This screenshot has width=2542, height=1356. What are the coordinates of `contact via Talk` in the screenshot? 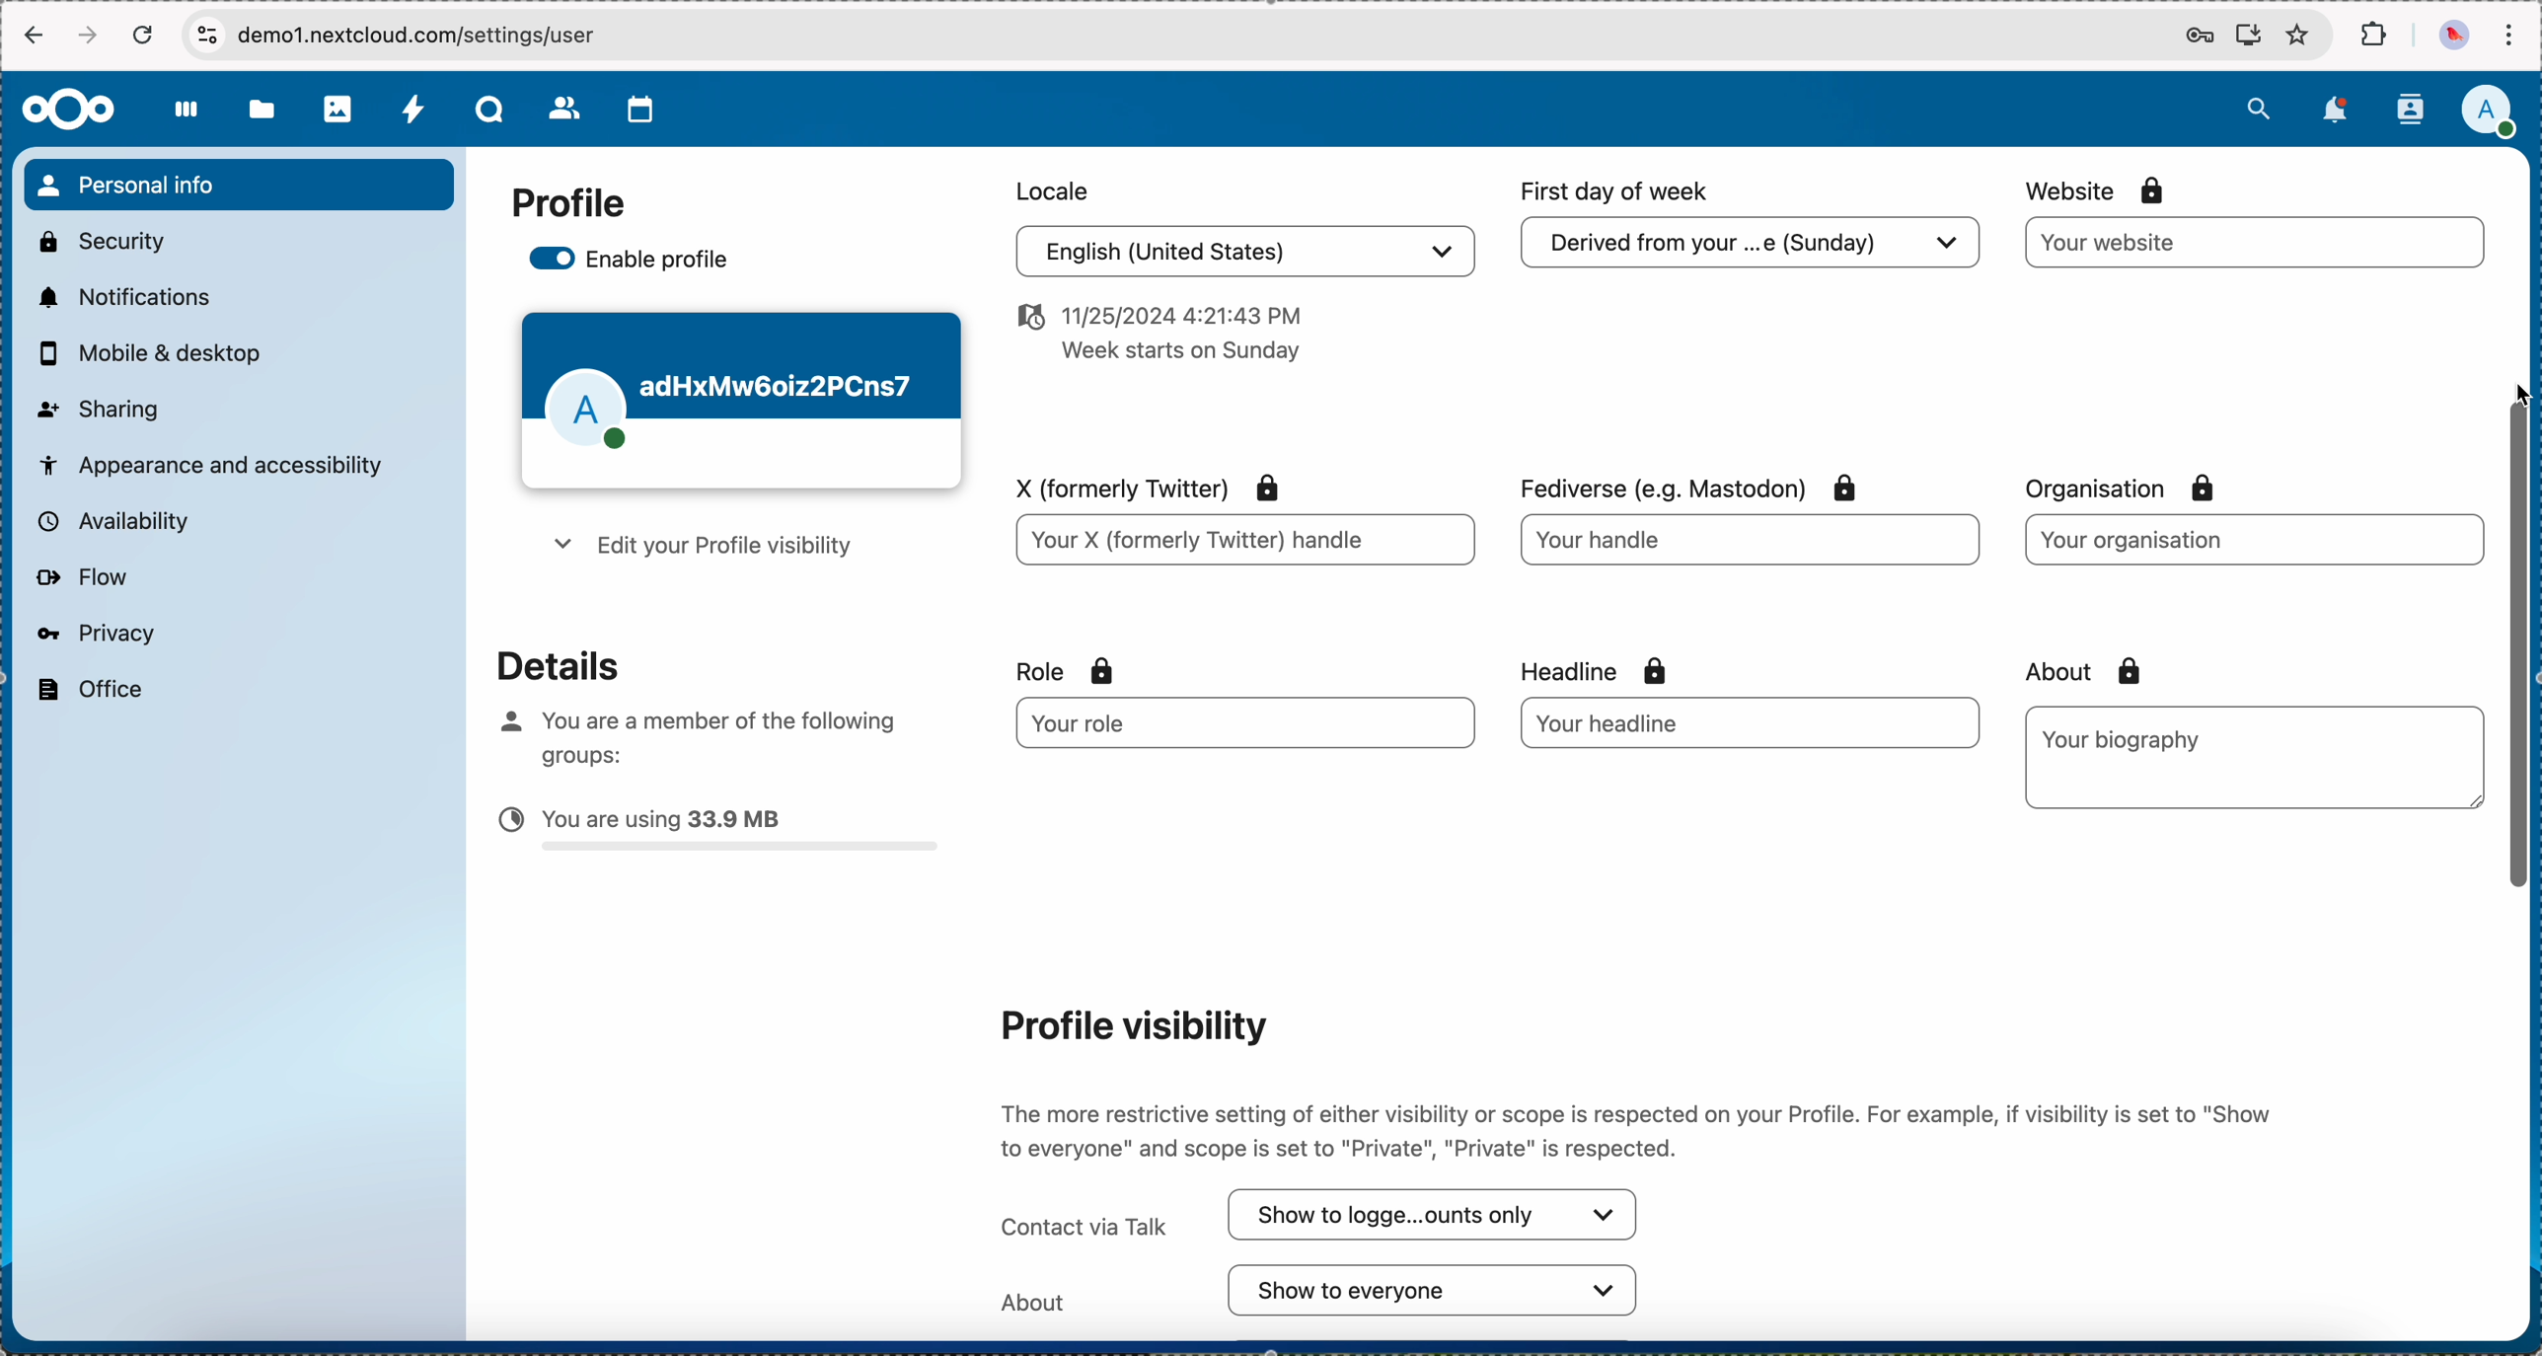 It's located at (1321, 1216).